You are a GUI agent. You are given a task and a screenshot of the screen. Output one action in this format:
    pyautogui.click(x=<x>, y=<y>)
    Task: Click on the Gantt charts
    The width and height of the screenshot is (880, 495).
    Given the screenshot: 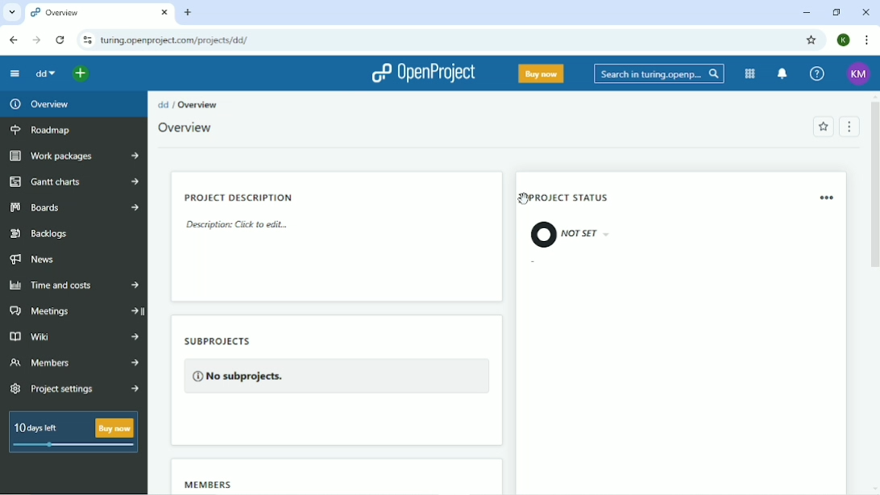 What is the action you would take?
    pyautogui.click(x=73, y=183)
    